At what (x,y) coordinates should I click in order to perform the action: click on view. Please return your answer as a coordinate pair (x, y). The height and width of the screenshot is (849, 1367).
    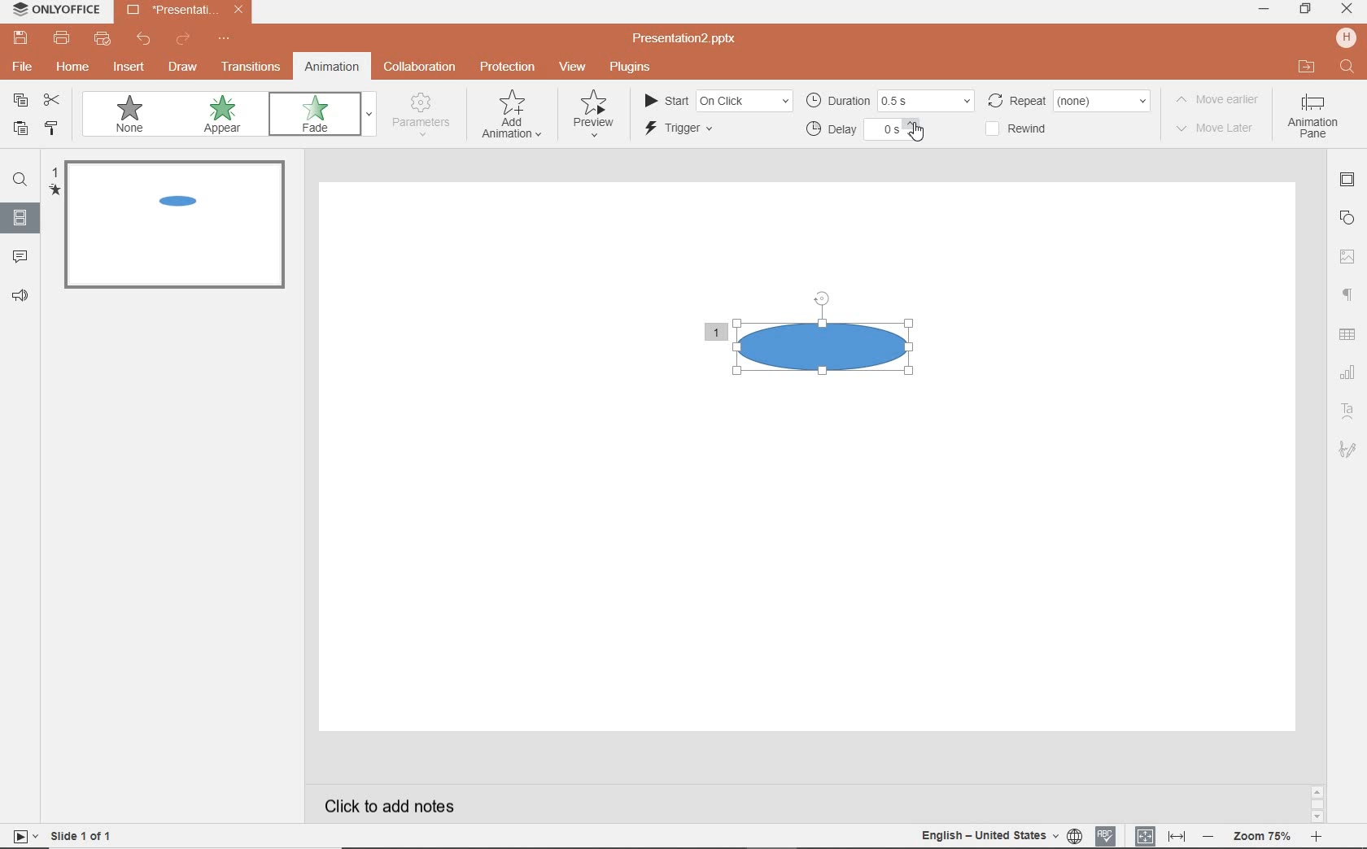
    Looking at the image, I should click on (573, 67).